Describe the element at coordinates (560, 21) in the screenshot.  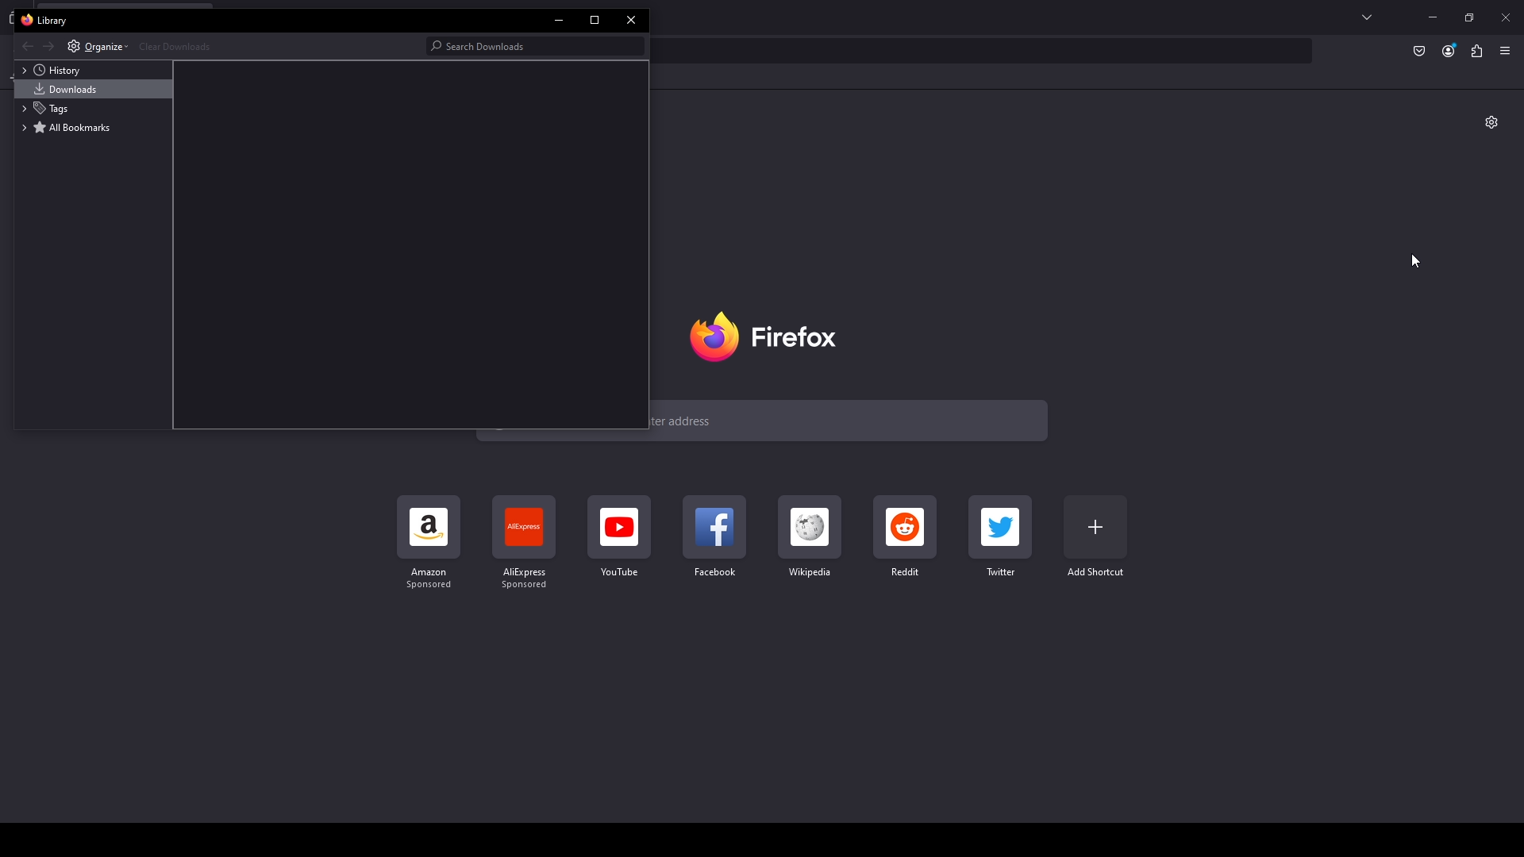
I see `Minimize library` at that location.